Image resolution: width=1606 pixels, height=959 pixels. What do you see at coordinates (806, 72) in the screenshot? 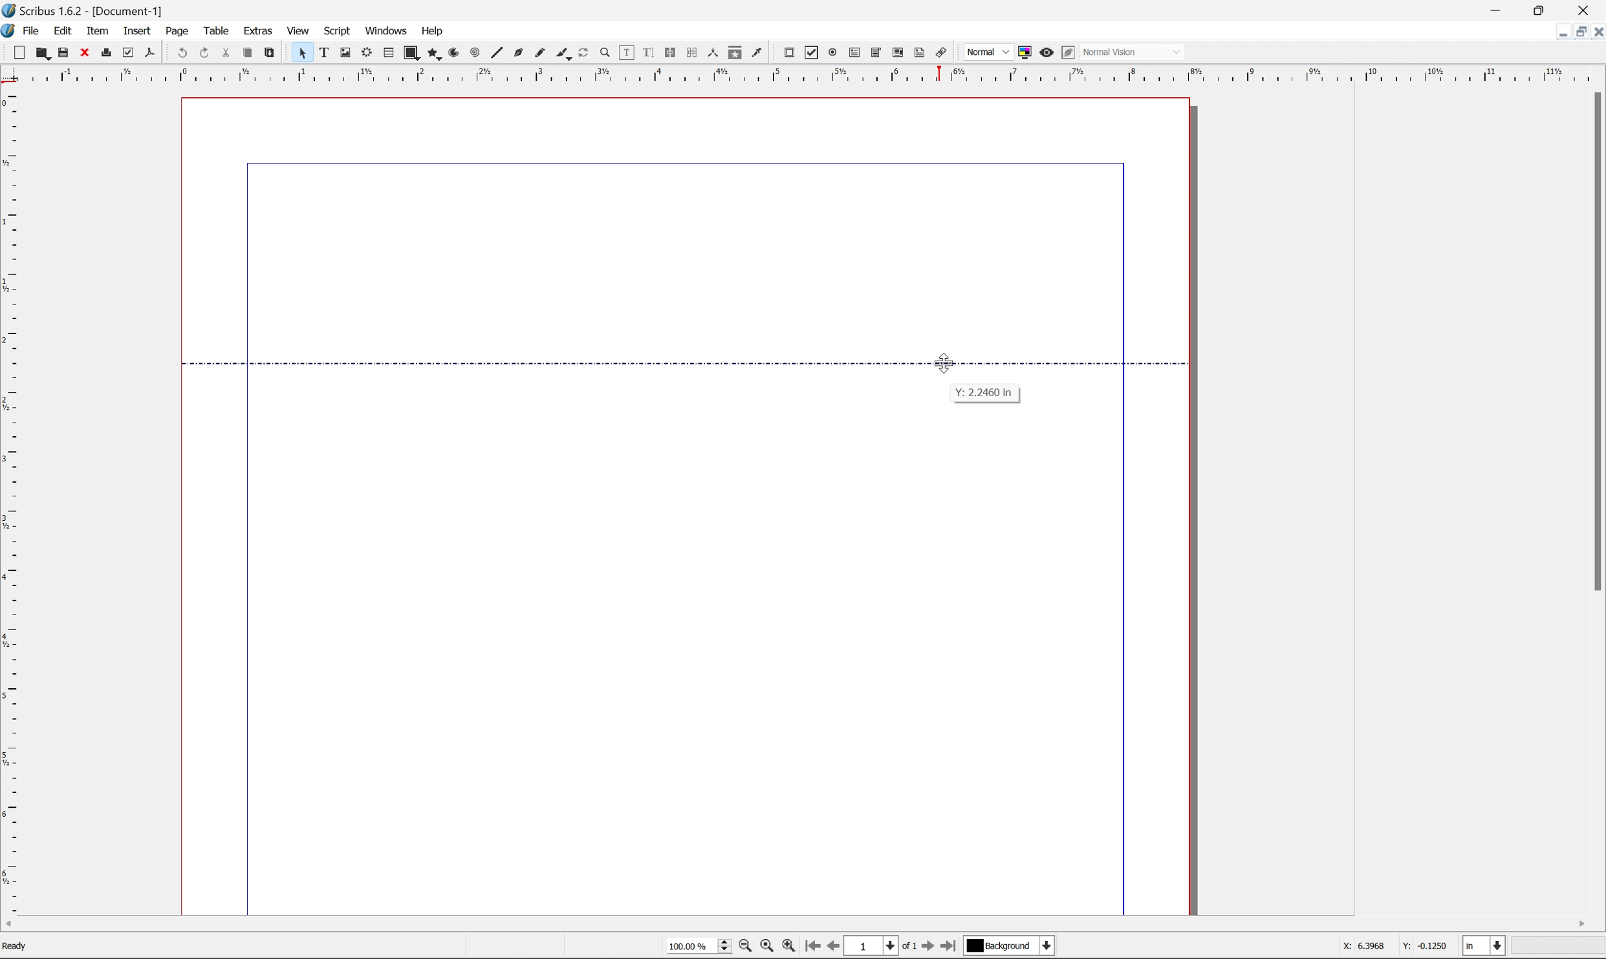
I see `ruler` at bounding box center [806, 72].